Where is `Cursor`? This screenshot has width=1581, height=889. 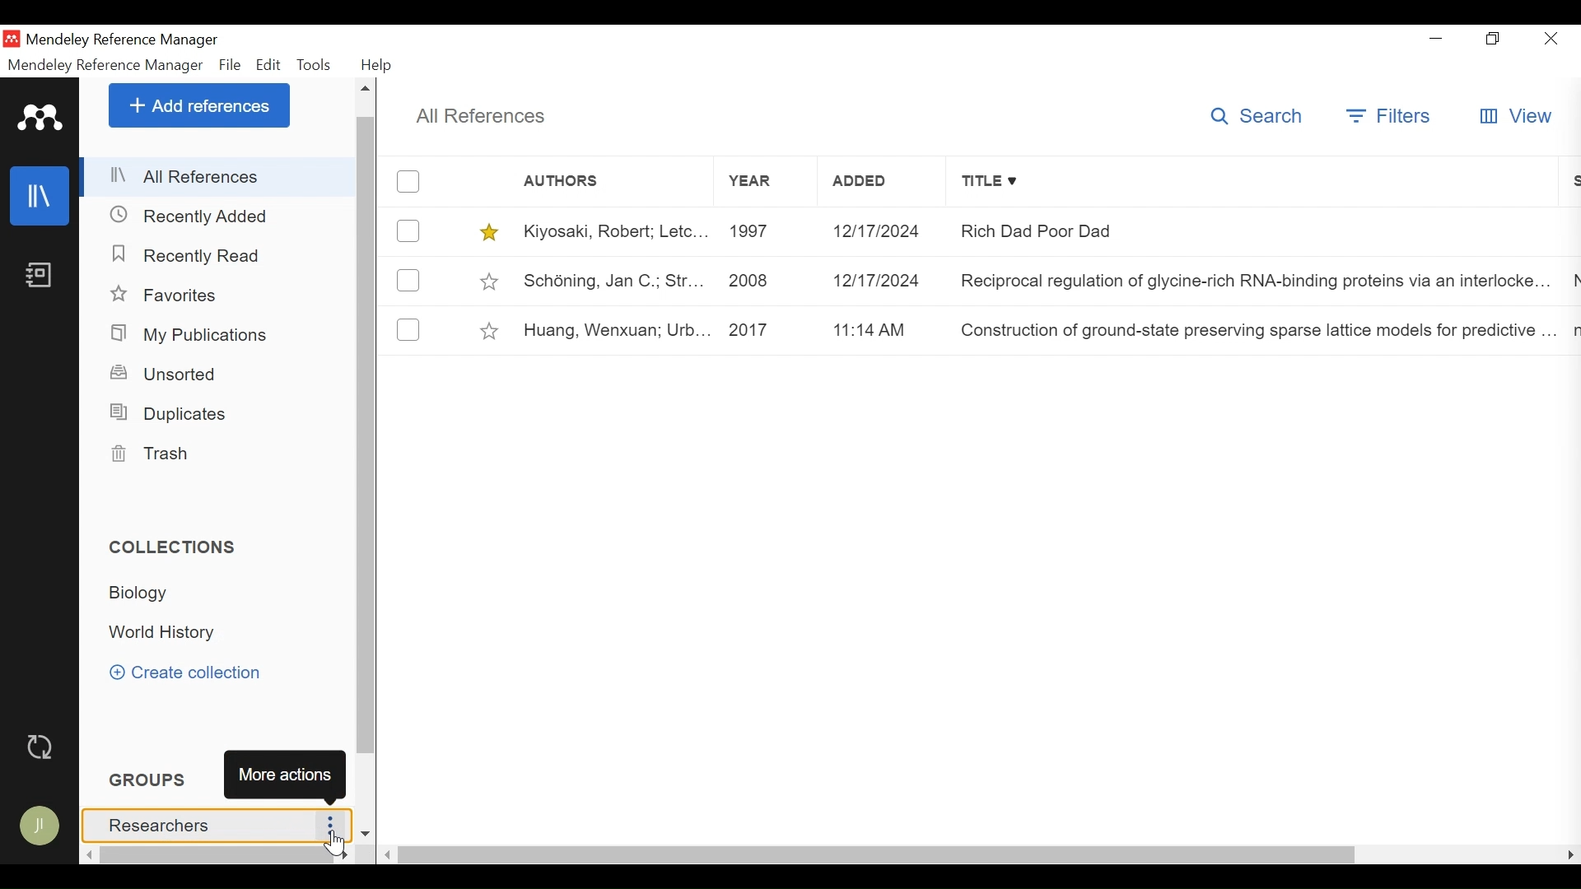 Cursor is located at coordinates (338, 841).